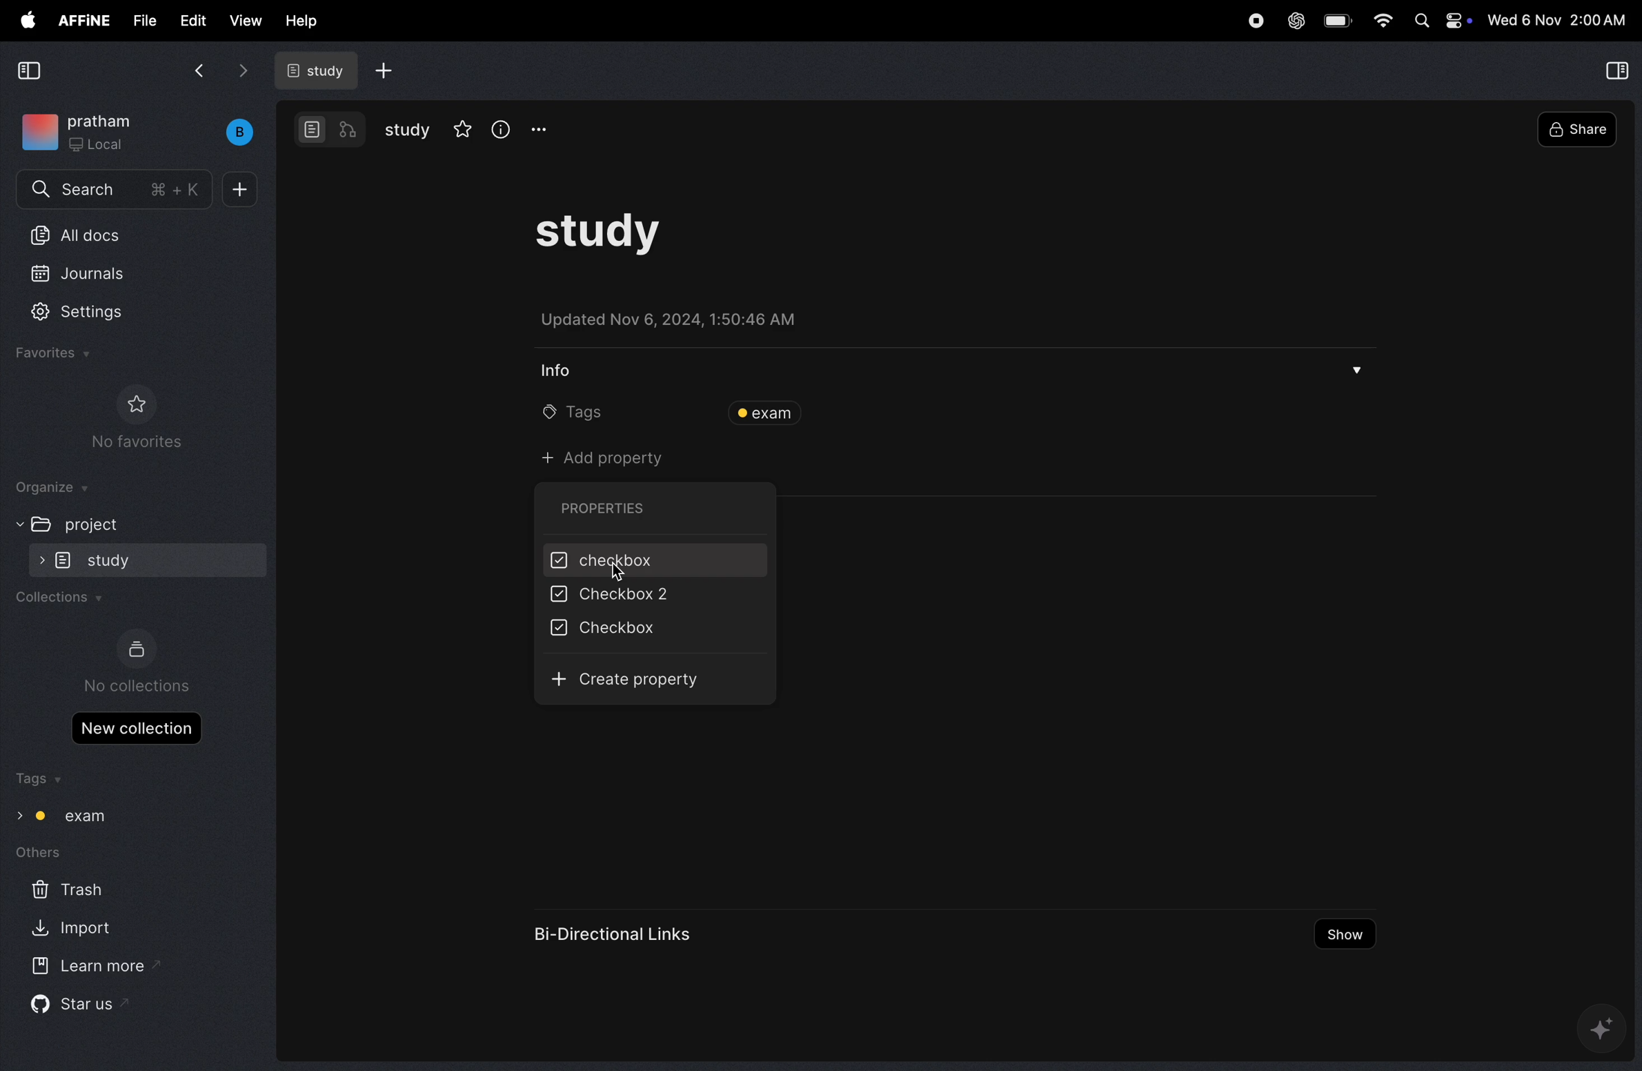  What do you see at coordinates (72, 929) in the screenshot?
I see `import` at bounding box center [72, 929].